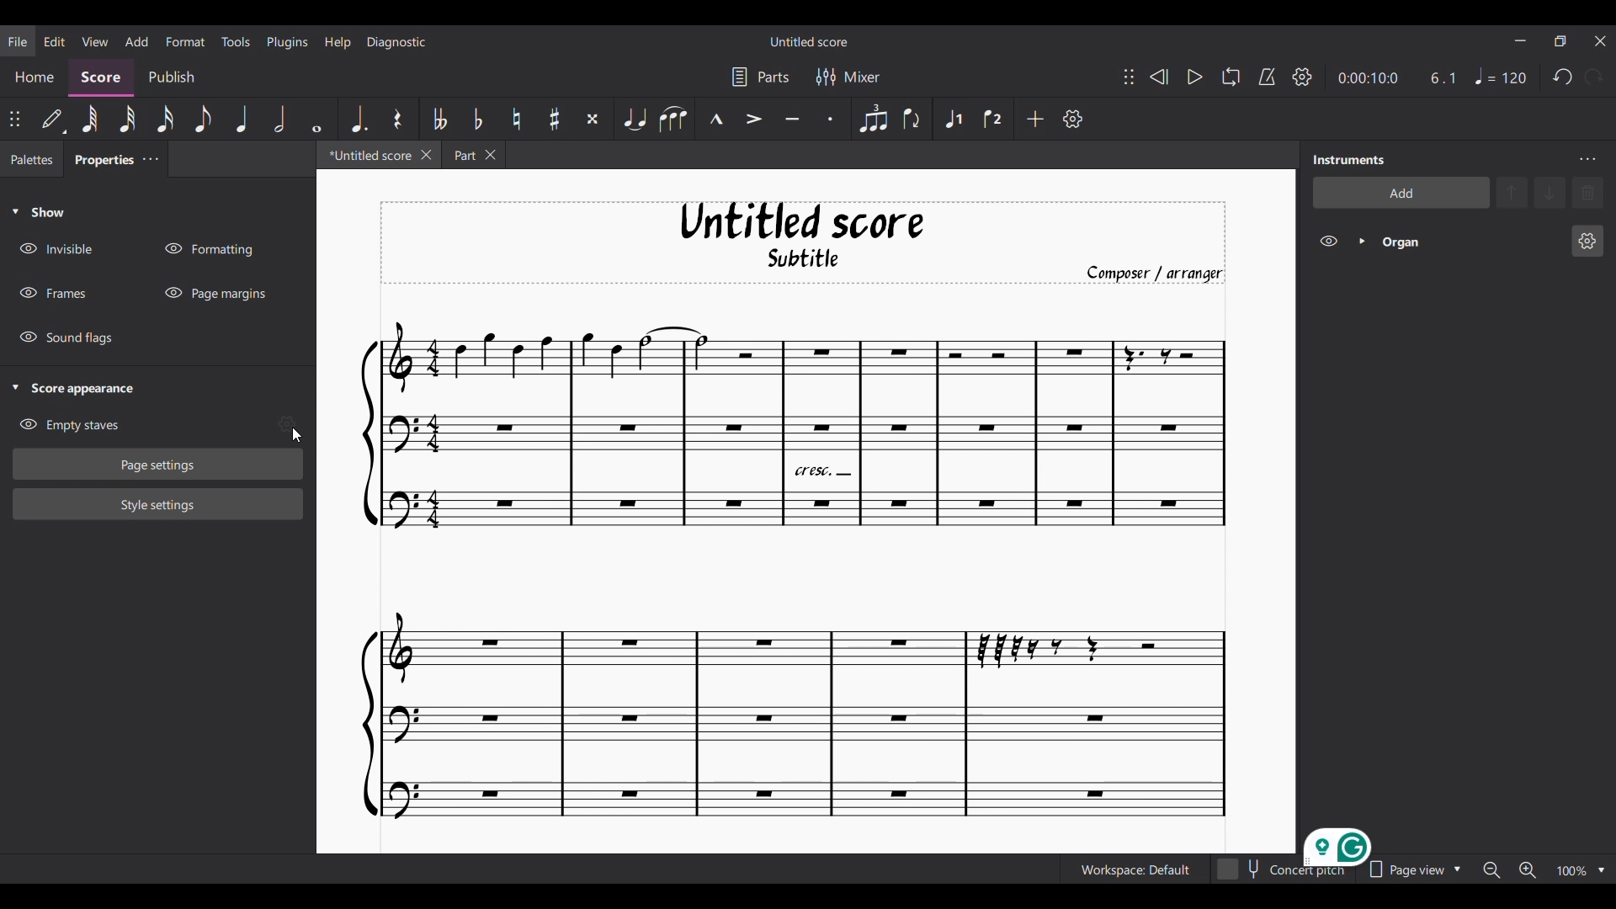 This screenshot has height=909, width=1616. I want to click on Add instrument, so click(1399, 195).